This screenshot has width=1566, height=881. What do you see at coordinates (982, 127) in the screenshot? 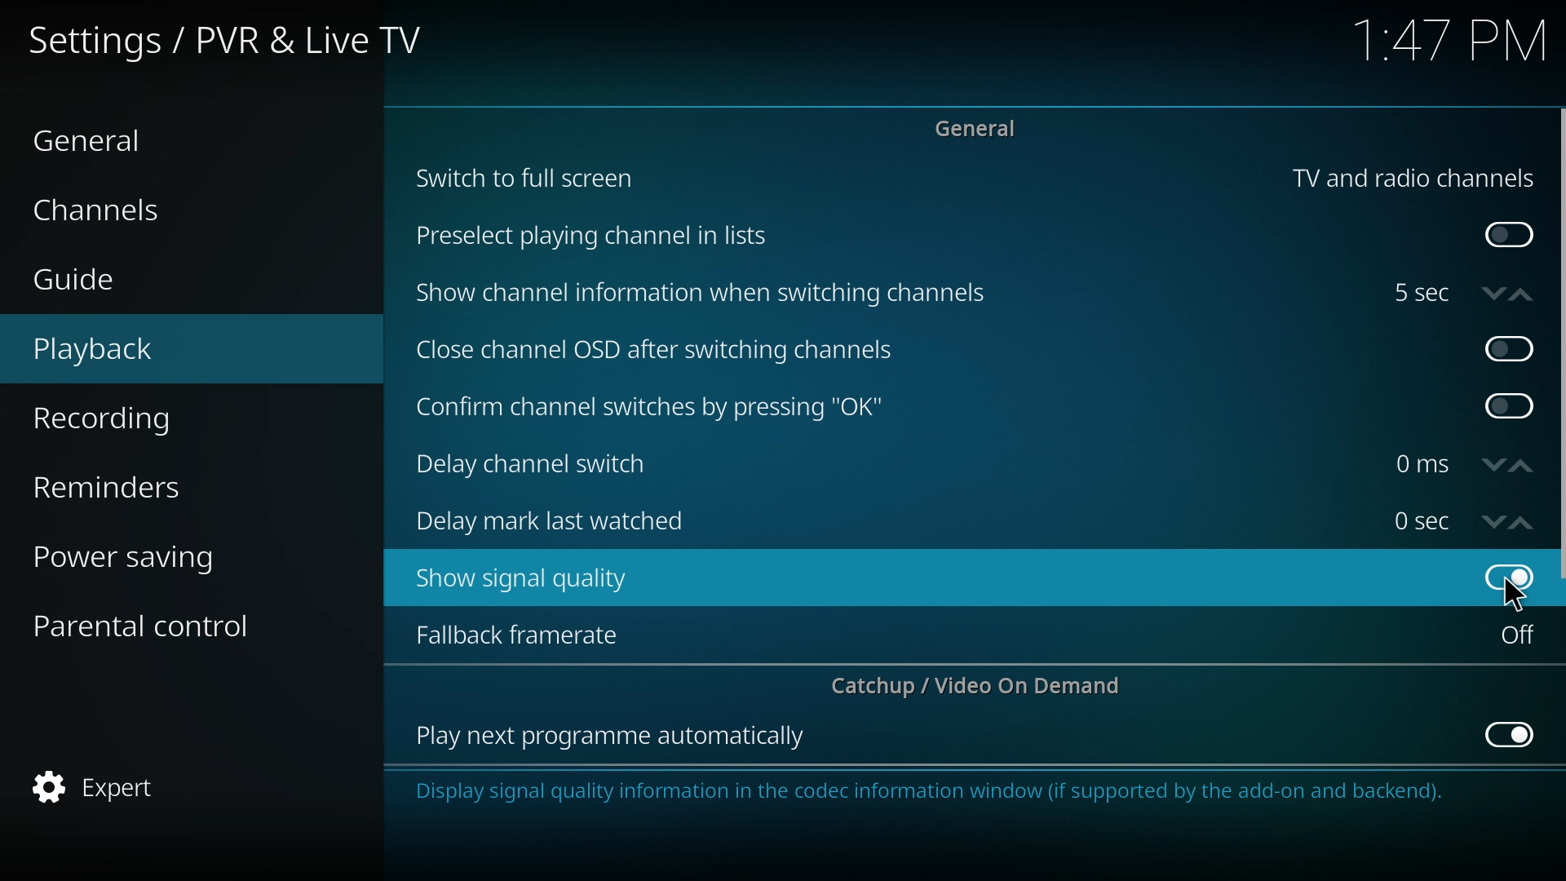
I see `general` at bounding box center [982, 127].